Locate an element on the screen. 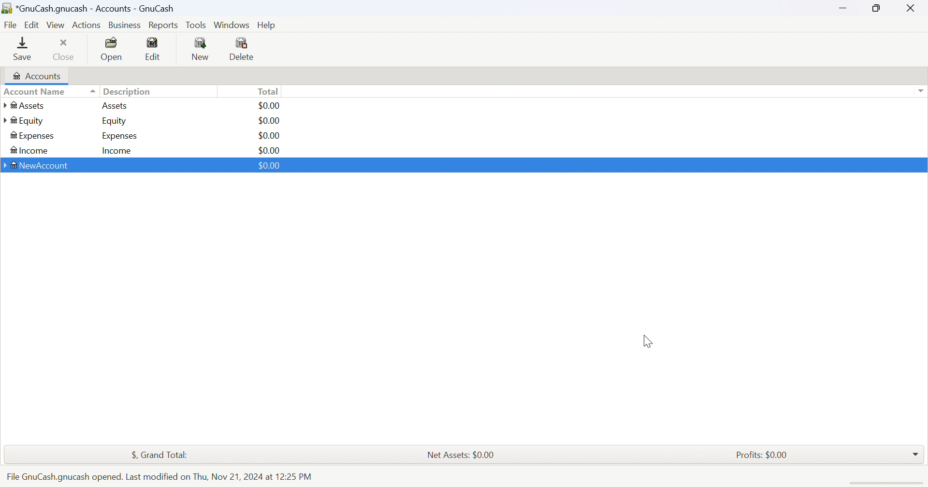 The height and width of the screenshot is (487, 928). Drop Down is located at coordinates (920, 91).